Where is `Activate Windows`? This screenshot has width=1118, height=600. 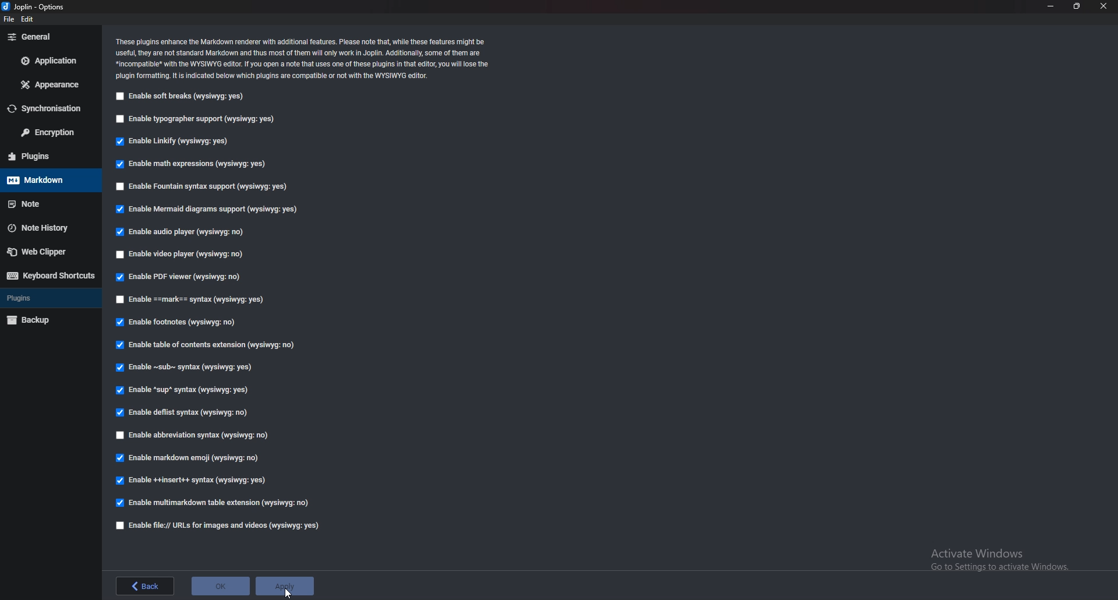
Activate Windows is located at coordinates (980, 552).